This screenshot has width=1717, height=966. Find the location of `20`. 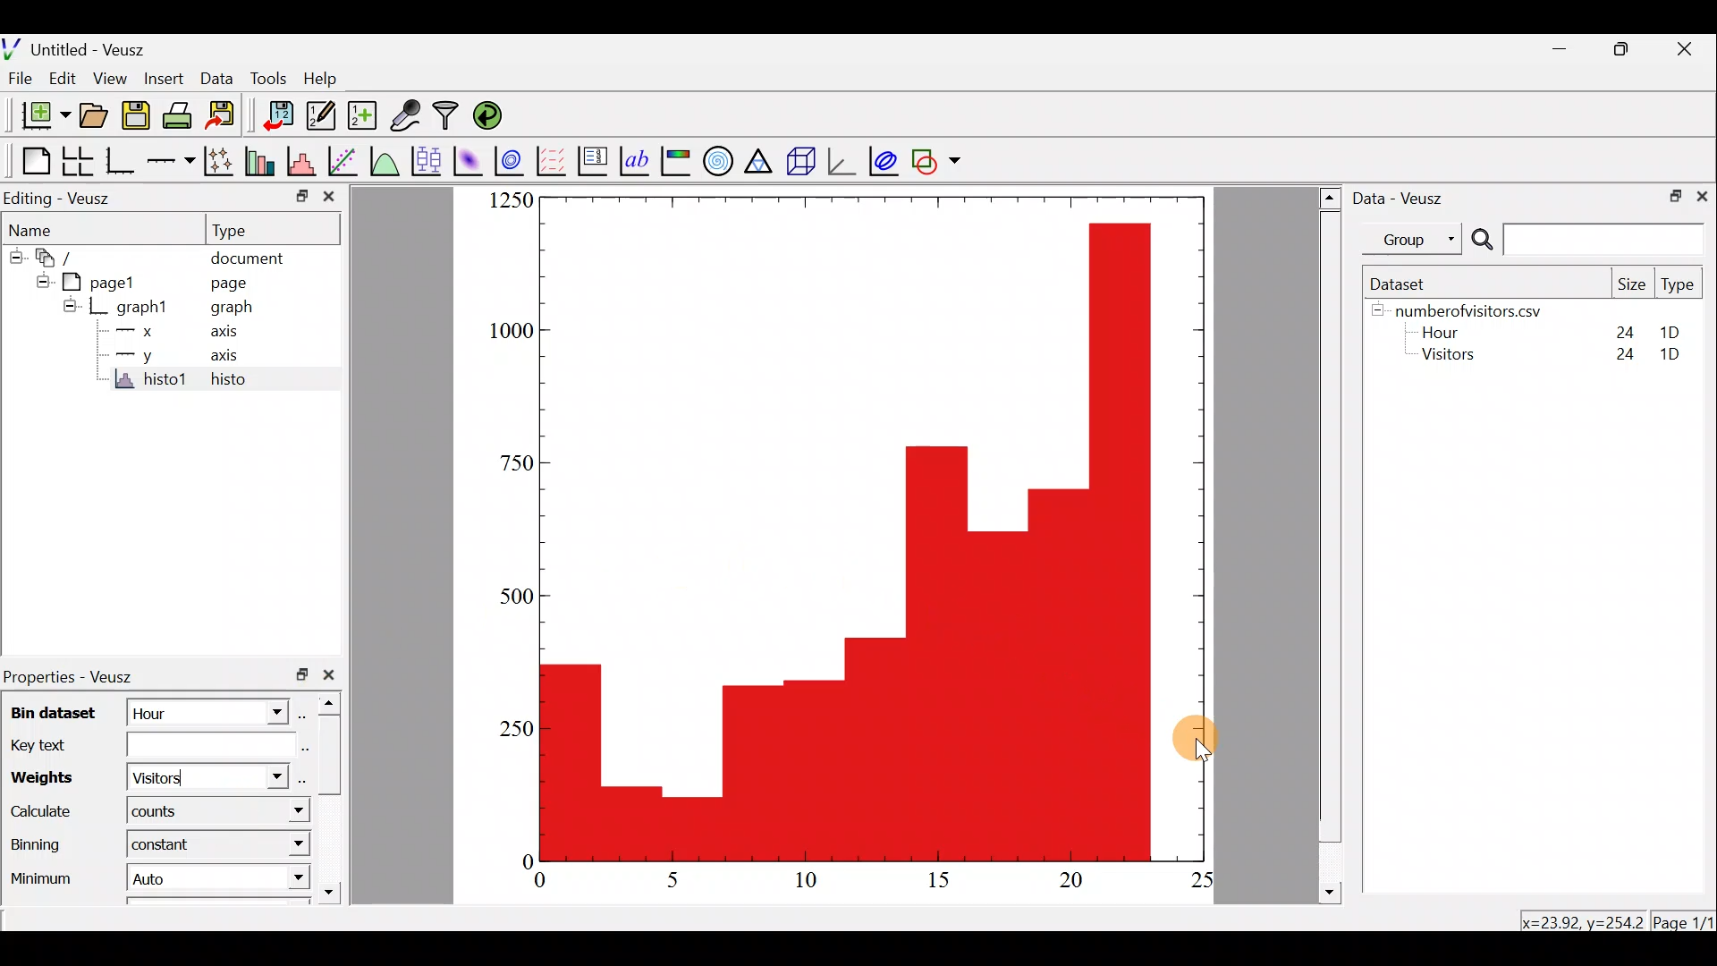

20 is located at coordinates (1075, 882).